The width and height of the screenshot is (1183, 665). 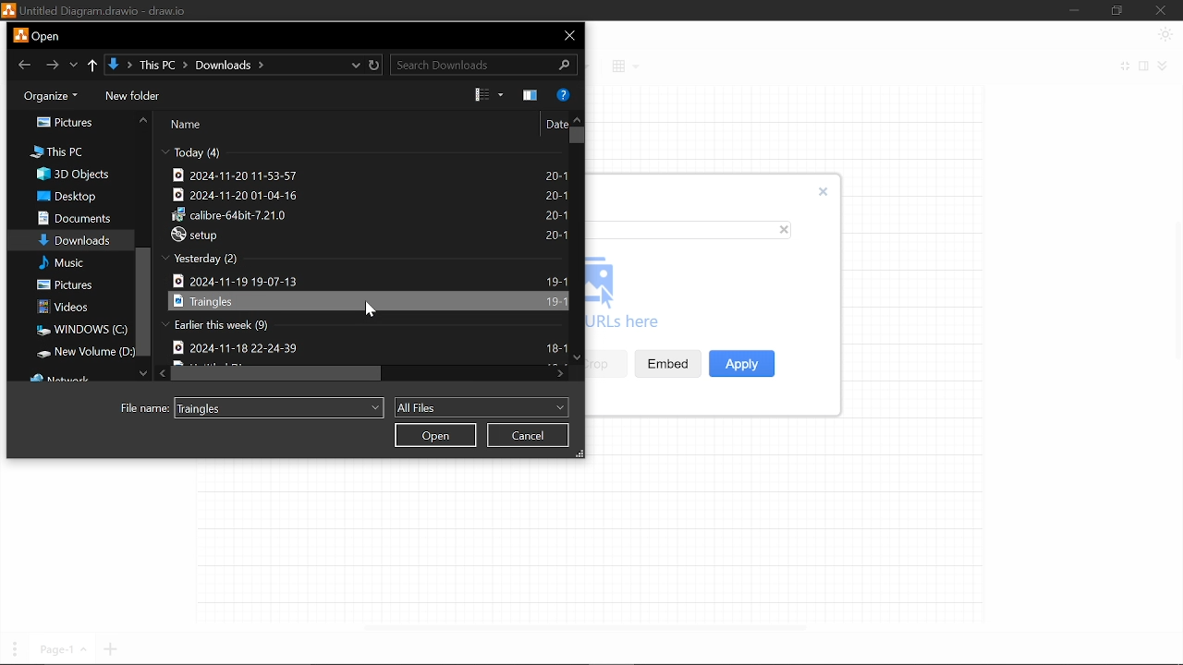 I want to click on Cancel, so click(x=530, y=434).